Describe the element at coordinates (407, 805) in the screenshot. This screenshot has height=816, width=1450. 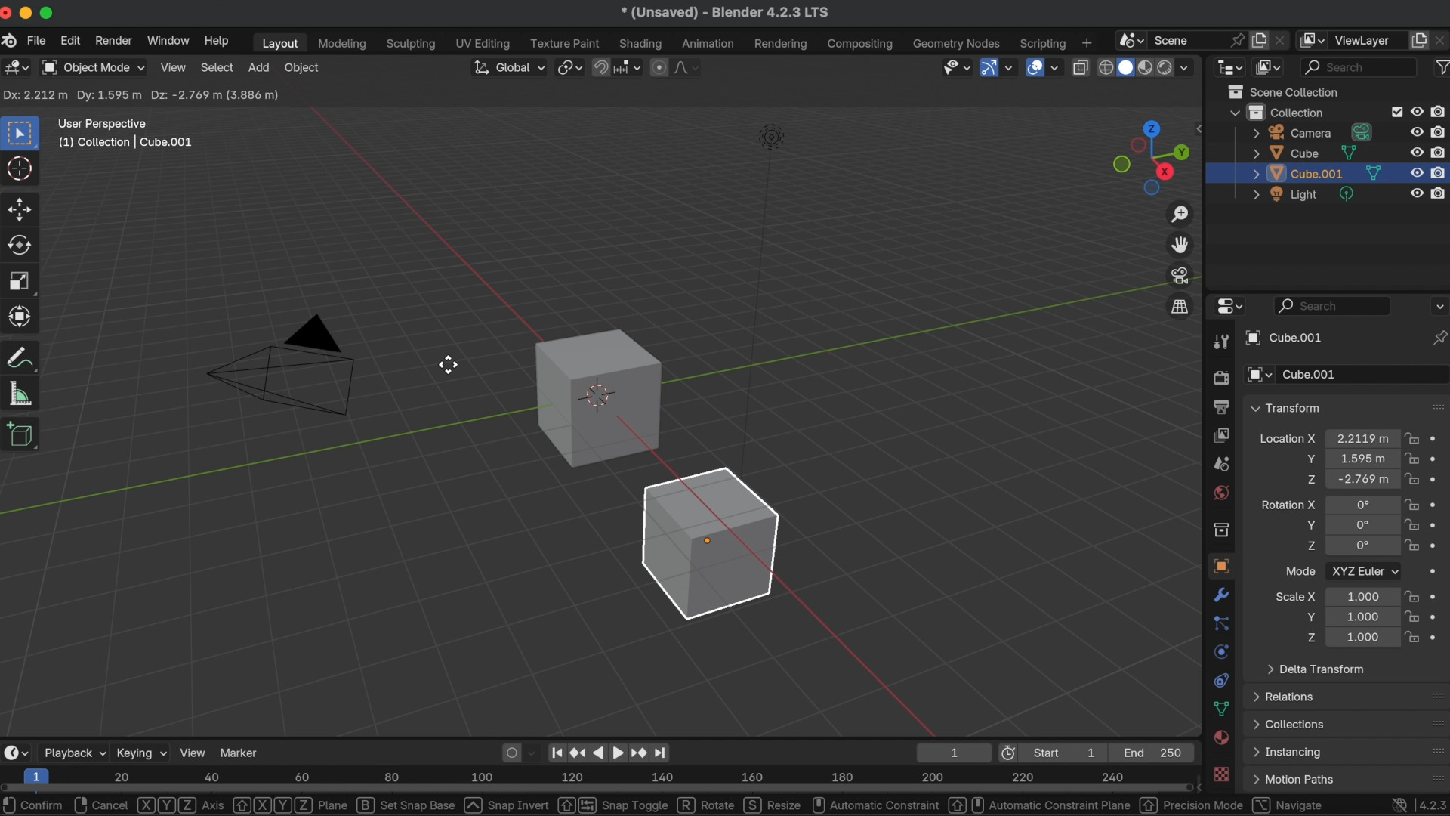
I see `Set Snap Base` at that location.